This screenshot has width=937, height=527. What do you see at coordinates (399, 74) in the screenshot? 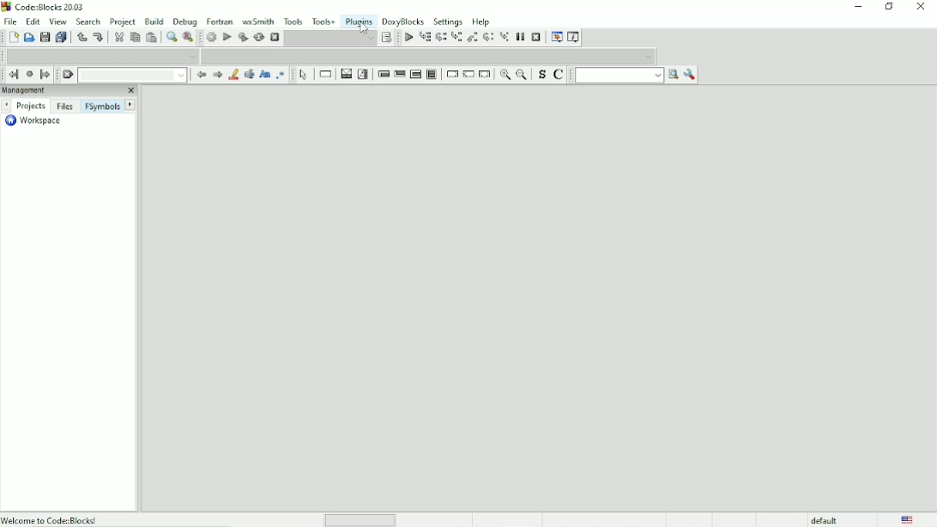
I see `Exit condition loop` at bounding box center [399, 74].